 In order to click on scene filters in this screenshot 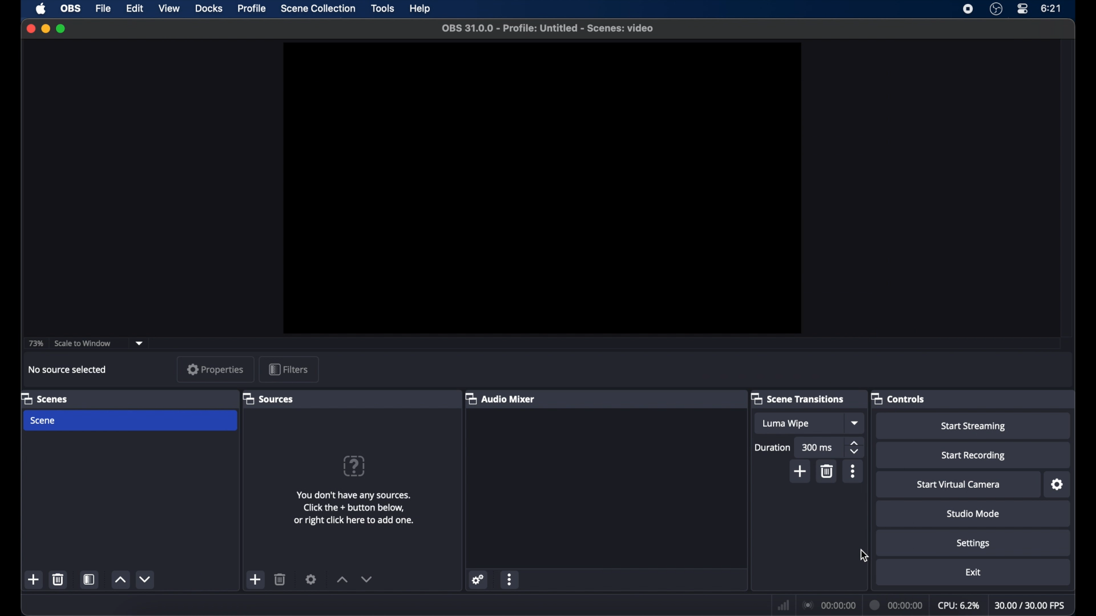, I will do `click(90, 579)`.